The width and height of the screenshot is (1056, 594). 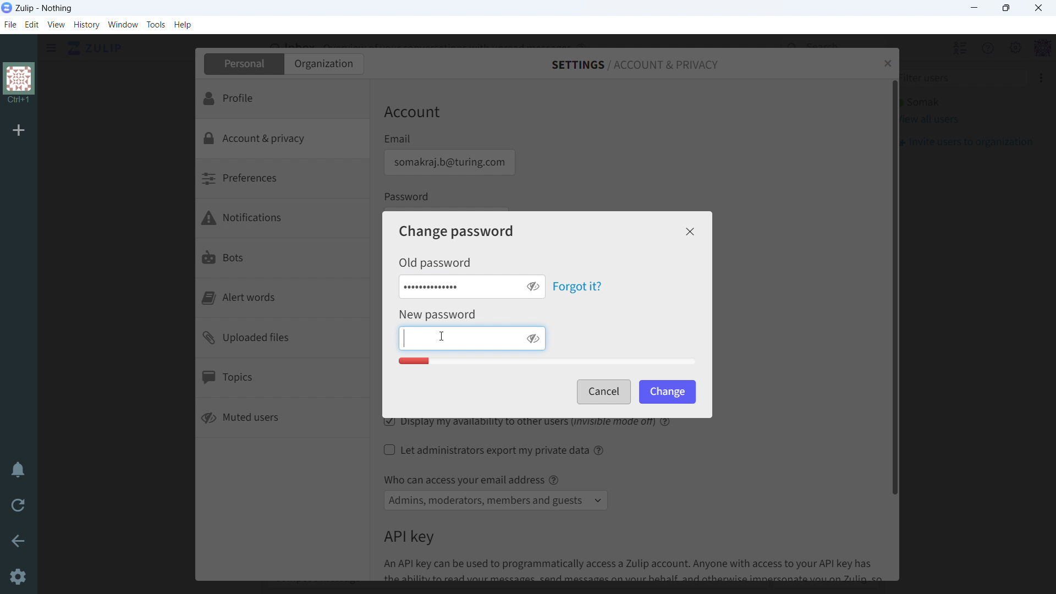 What do you see at coordinates (283, 380) in the screenshot?
I see `topics` at bounding box center [283, 380].